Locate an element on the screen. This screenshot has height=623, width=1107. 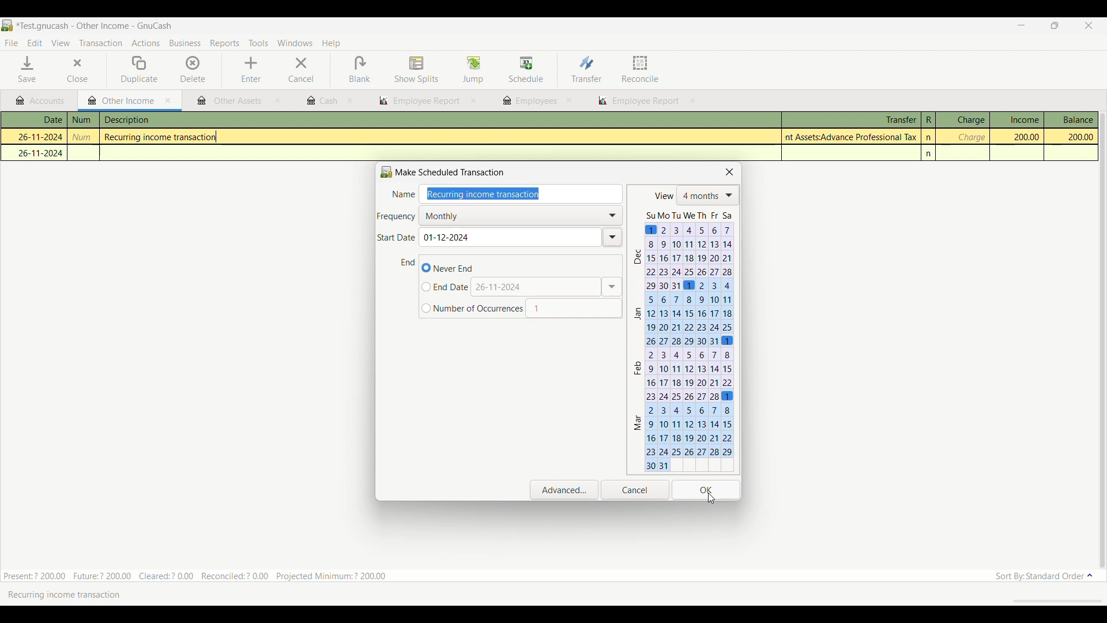
scroll is located at coordinates (1051, 601).